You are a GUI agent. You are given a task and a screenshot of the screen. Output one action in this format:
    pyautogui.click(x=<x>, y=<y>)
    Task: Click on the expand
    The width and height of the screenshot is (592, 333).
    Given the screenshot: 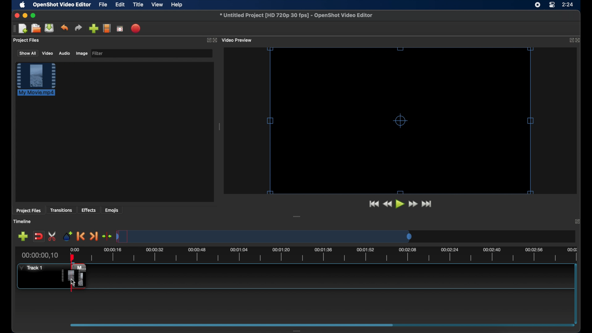 What is the action you would take?
    pyautogui.click(x=207, y=40)
    